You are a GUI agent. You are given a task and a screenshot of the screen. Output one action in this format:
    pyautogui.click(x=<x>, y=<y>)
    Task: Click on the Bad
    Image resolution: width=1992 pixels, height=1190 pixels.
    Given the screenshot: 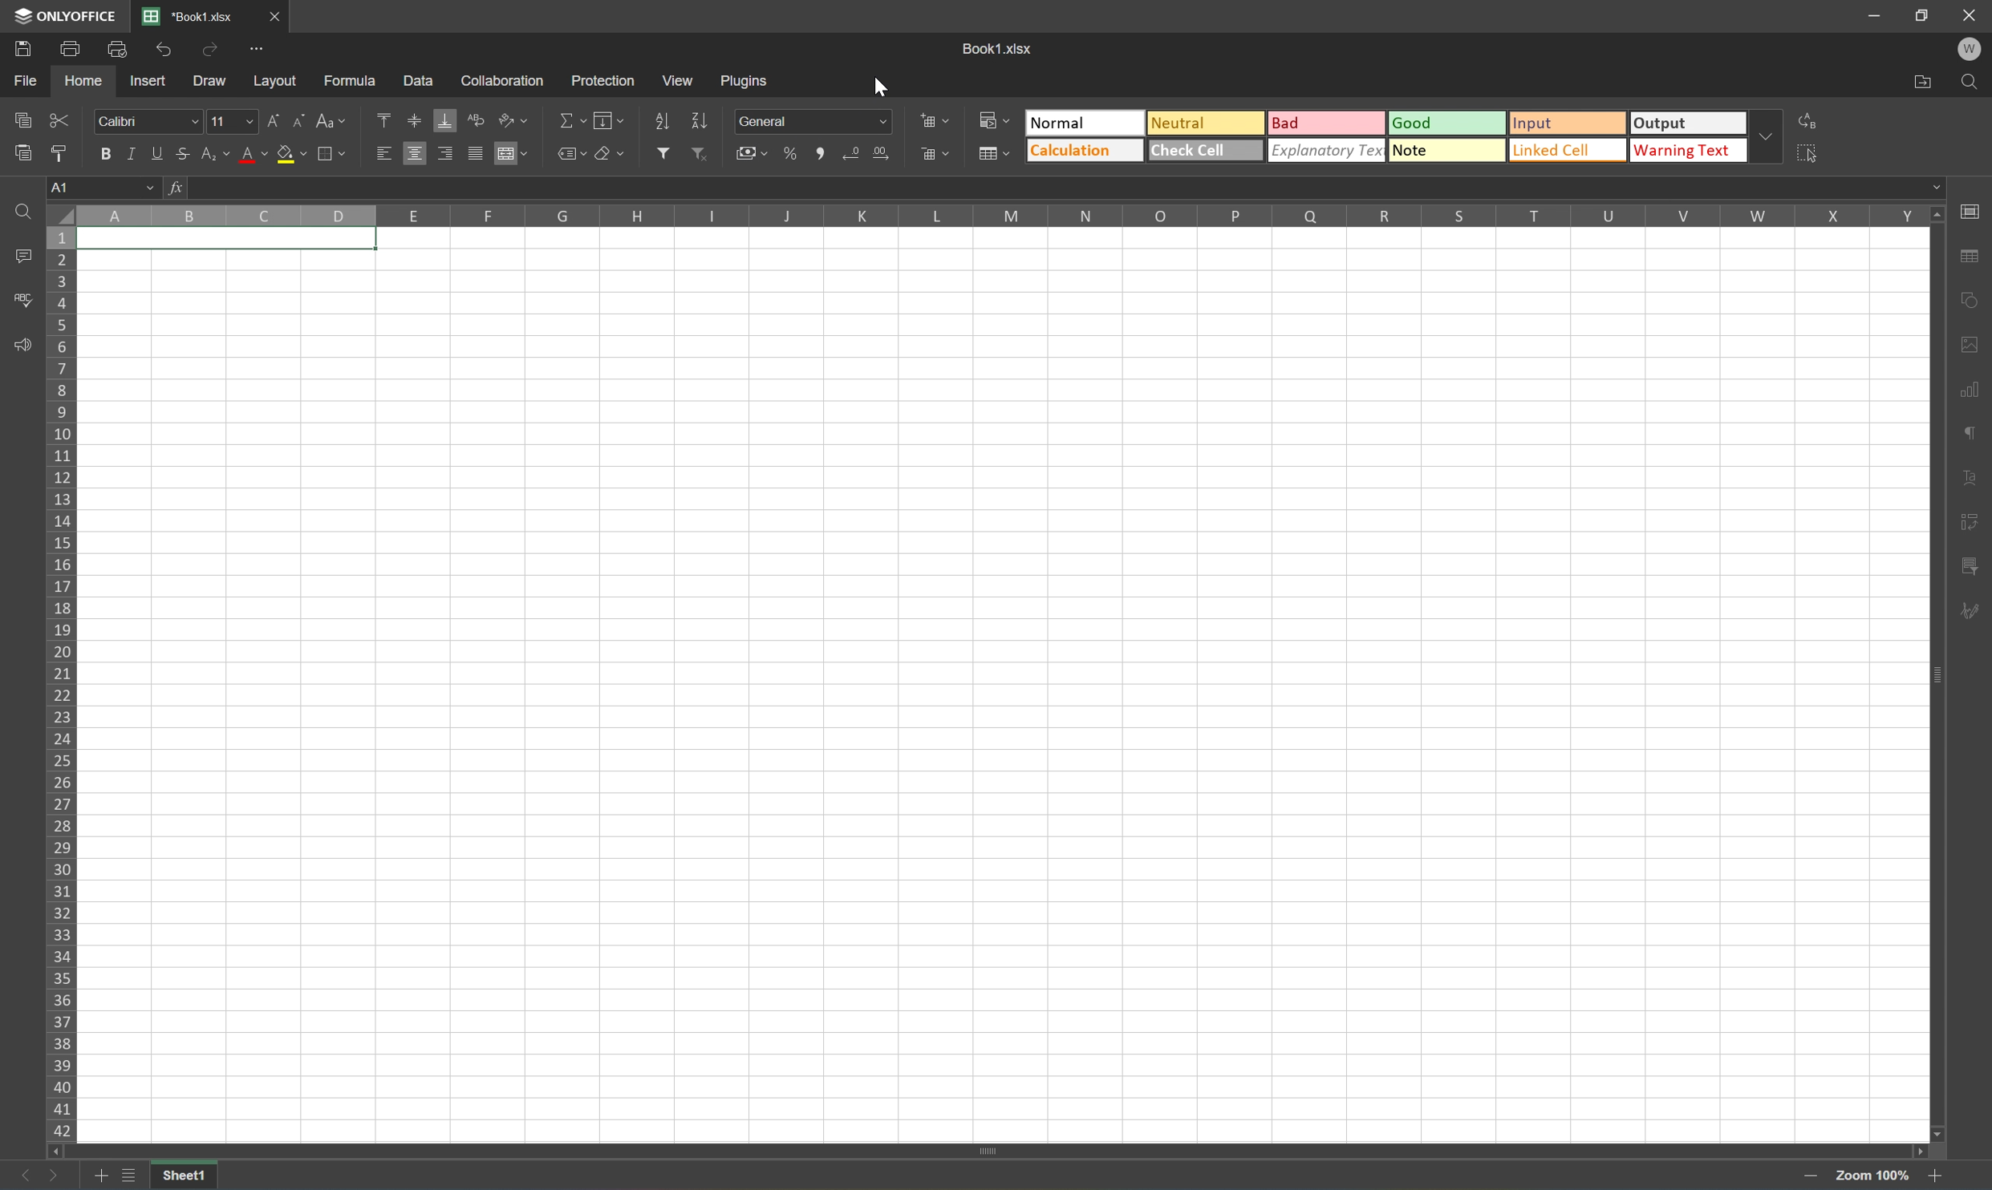 What is the action you would take?
    pyautogui.click(x=1327, y=124)
    